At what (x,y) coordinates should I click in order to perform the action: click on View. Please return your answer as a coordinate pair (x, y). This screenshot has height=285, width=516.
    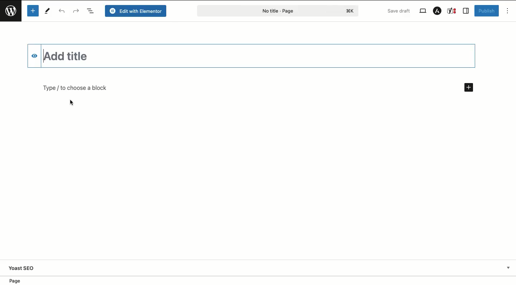
    Looking at the image, I should click on (422, 10).